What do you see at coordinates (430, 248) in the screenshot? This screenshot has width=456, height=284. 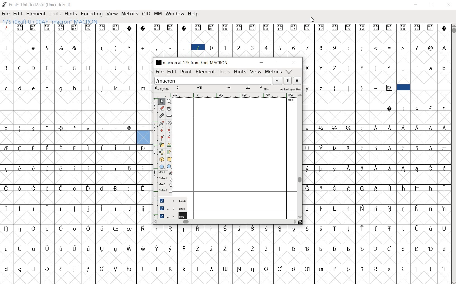 I see `Symbol` at bounding box center [430, 248].